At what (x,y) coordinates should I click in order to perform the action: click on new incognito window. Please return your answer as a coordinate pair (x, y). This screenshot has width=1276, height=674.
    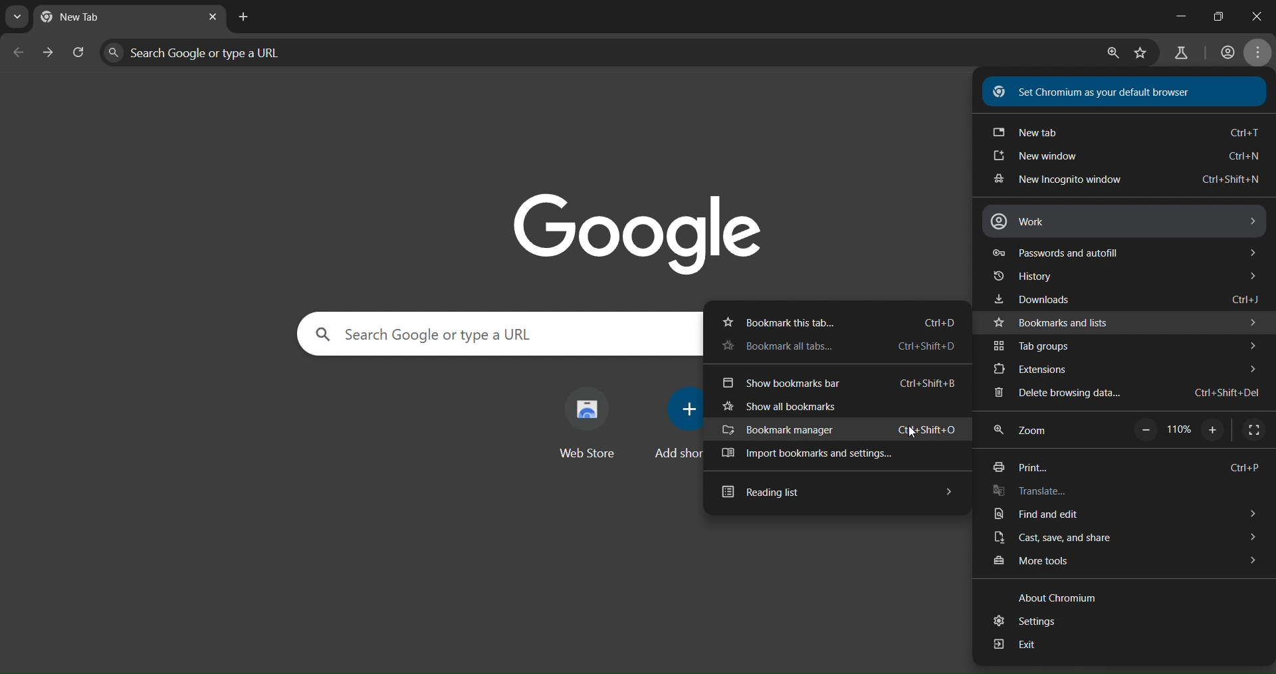
    Looking at the image, I should click on (1130, 179).